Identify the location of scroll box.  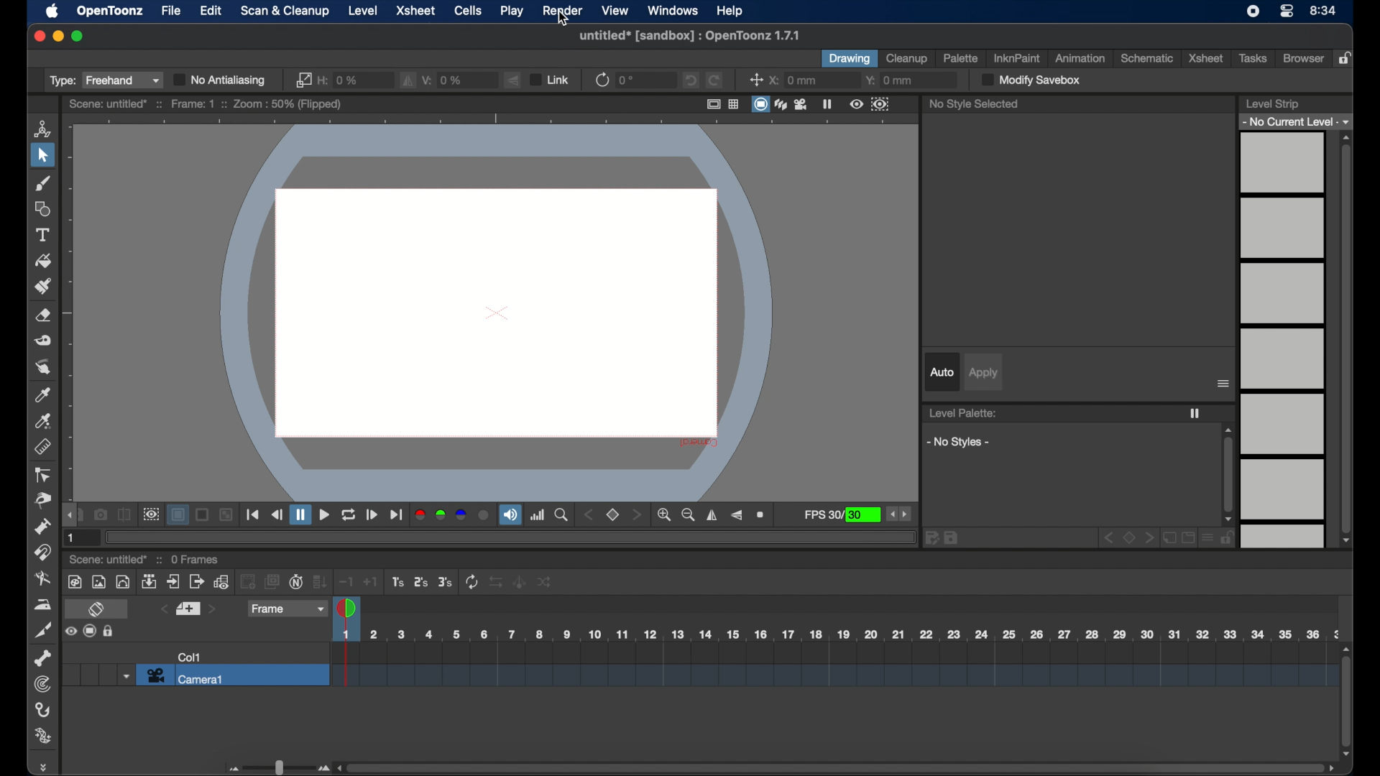
(837, 767).